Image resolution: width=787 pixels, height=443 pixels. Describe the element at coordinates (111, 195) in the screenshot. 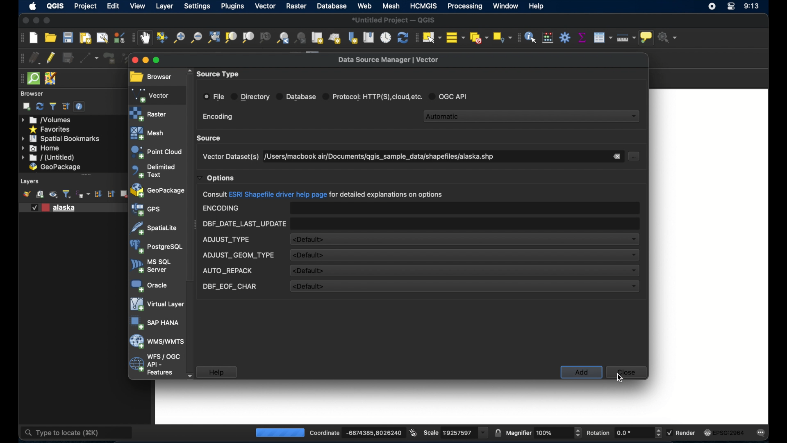

I see `collapse all` at that location.